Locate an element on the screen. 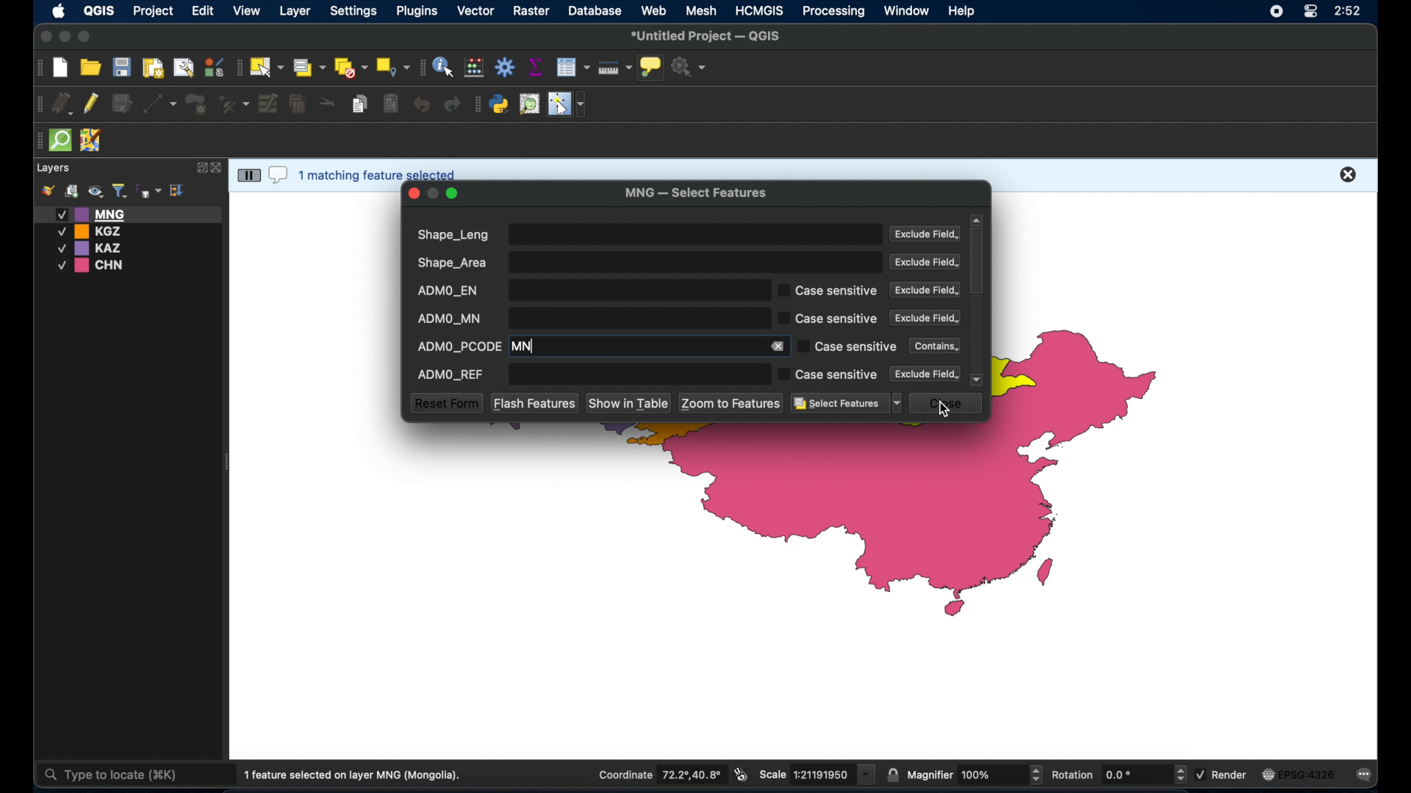 Image resolution: width=1411 pixels, height=793 pixels. web is located at coordinates (654, 10).